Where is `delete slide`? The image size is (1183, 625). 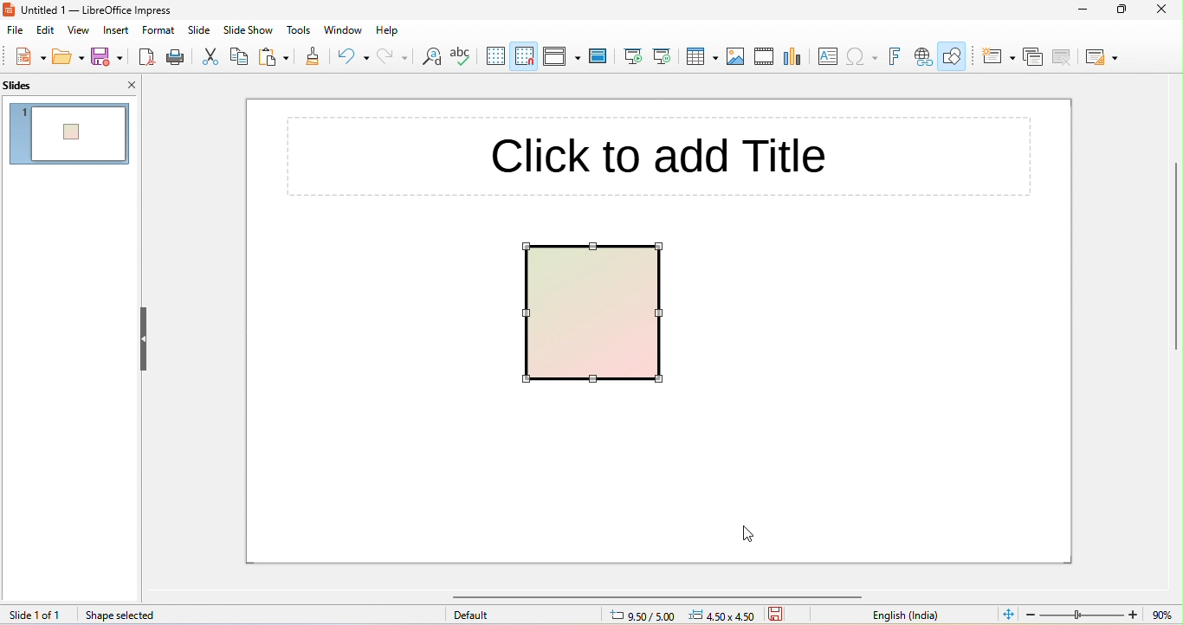
delete slide is located at coordinates (1062, 56).